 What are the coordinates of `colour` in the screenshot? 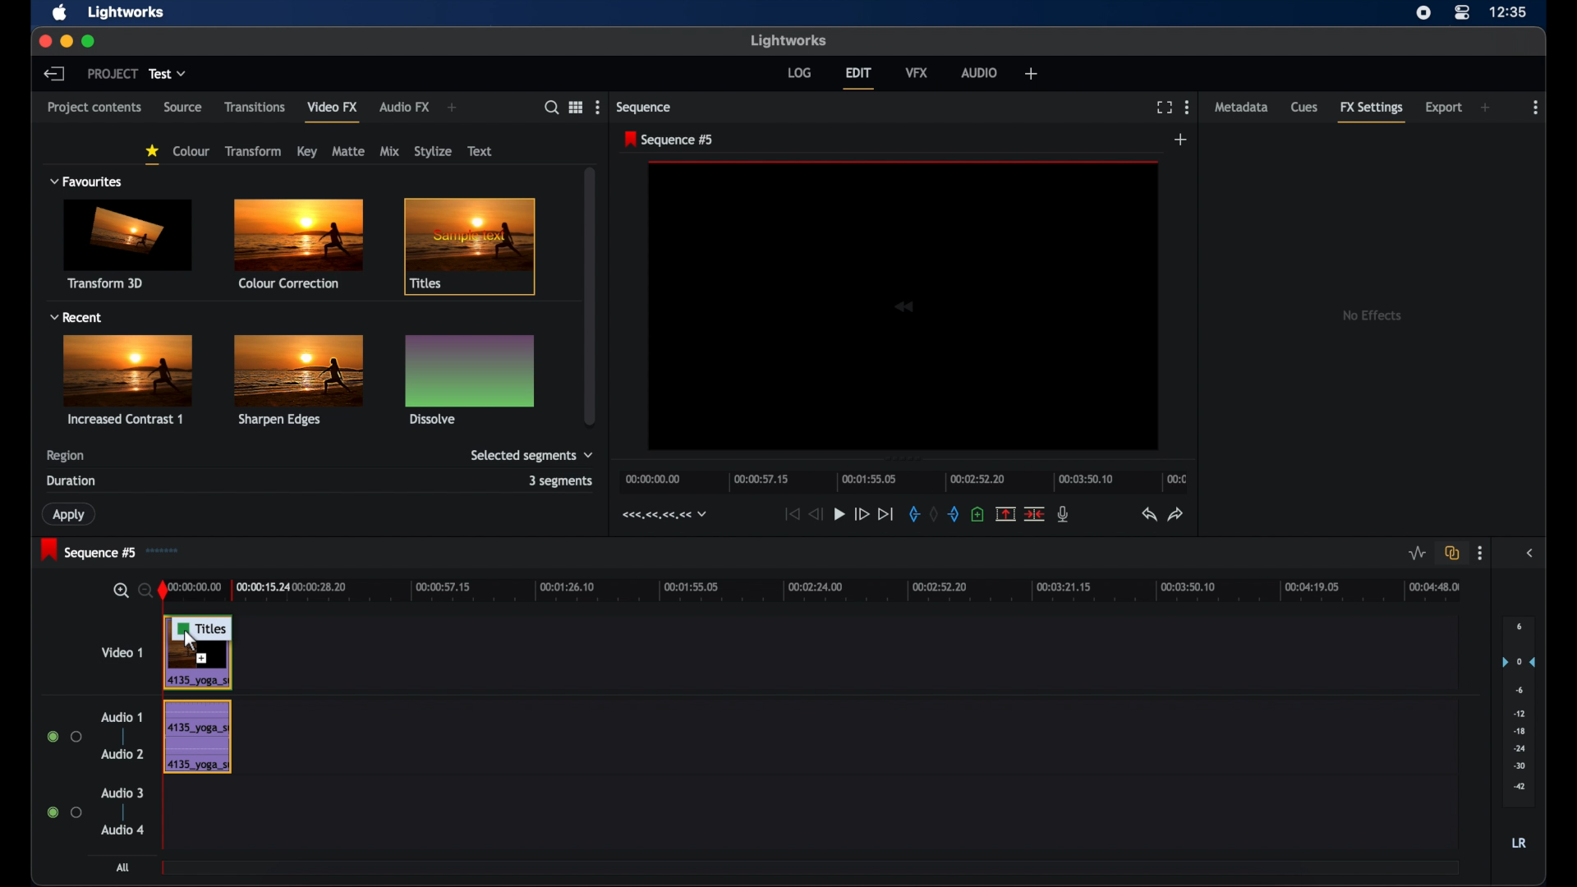 It's located at (191, 151).